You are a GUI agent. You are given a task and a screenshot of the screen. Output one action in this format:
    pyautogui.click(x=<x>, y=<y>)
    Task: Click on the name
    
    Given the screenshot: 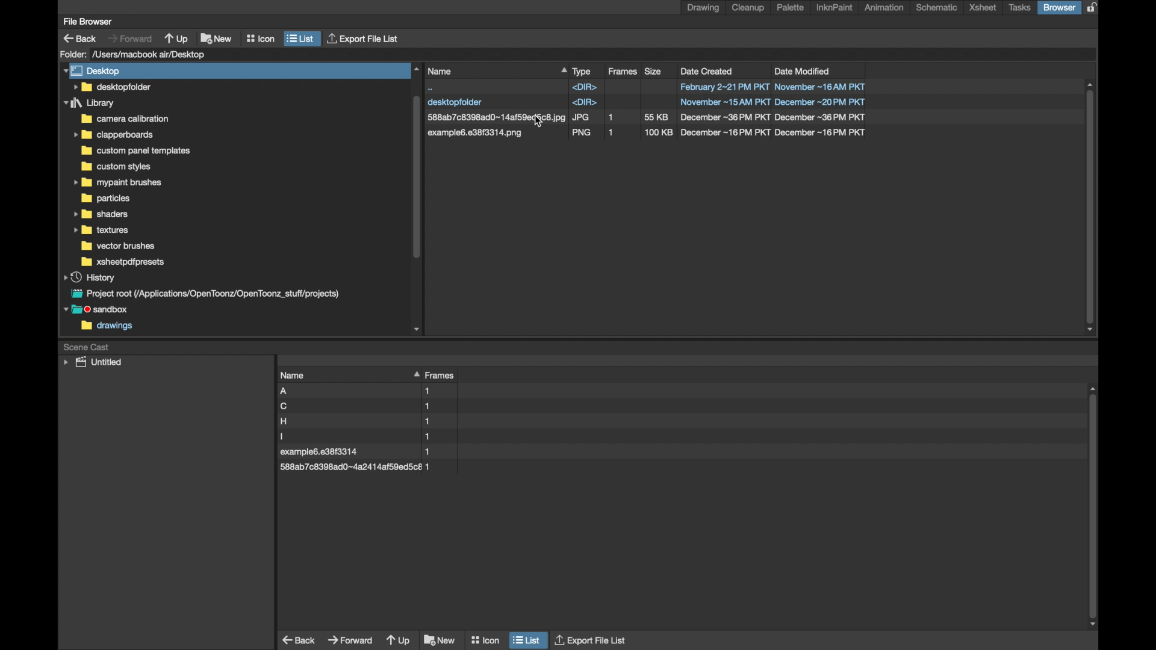 What is the action you would take?
    pyautogui.click(x=293, y=375)
    